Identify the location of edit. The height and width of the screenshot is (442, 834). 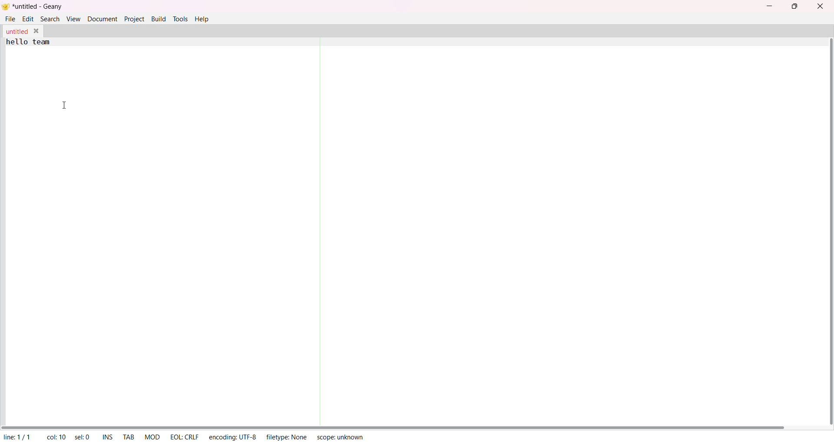
(27, 19).